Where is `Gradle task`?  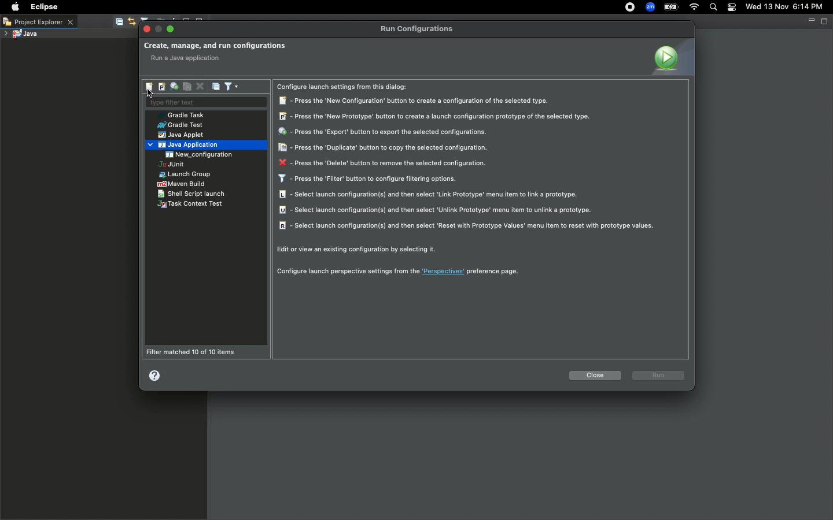
Gradle task is located at coordinates (185, 115).